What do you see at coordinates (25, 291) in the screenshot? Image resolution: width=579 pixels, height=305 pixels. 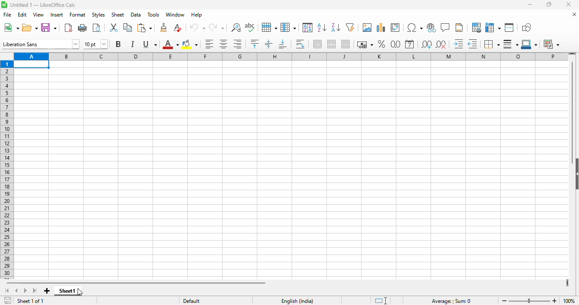 I see `scroll to next sheet` at bounding box center [25, 291].